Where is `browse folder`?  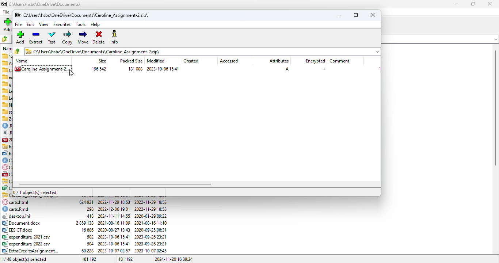
browse folder is located at coordinates (16, 52).